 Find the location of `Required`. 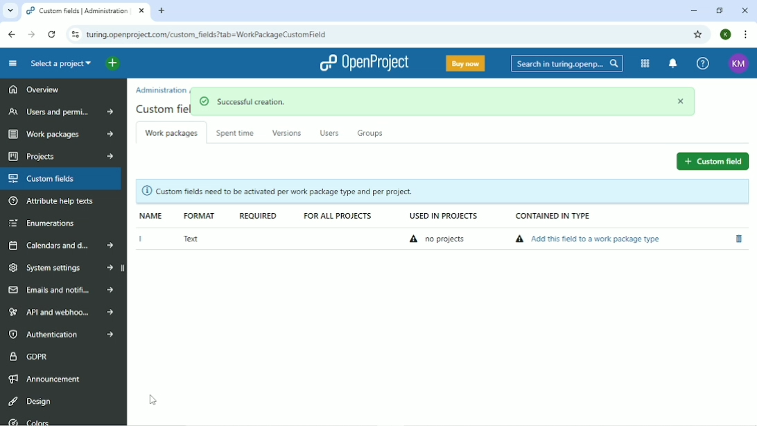

Required is located at coordinates (257, 215).